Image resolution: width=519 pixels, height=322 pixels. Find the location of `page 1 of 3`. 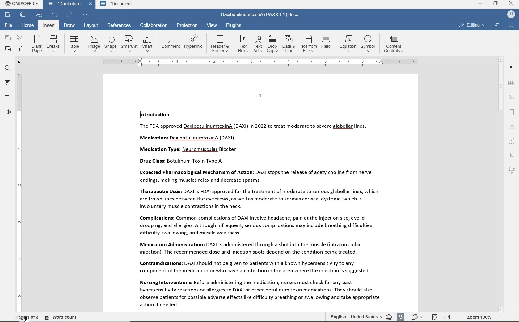

page 1 of 3 is located at coordinates (25, 317).